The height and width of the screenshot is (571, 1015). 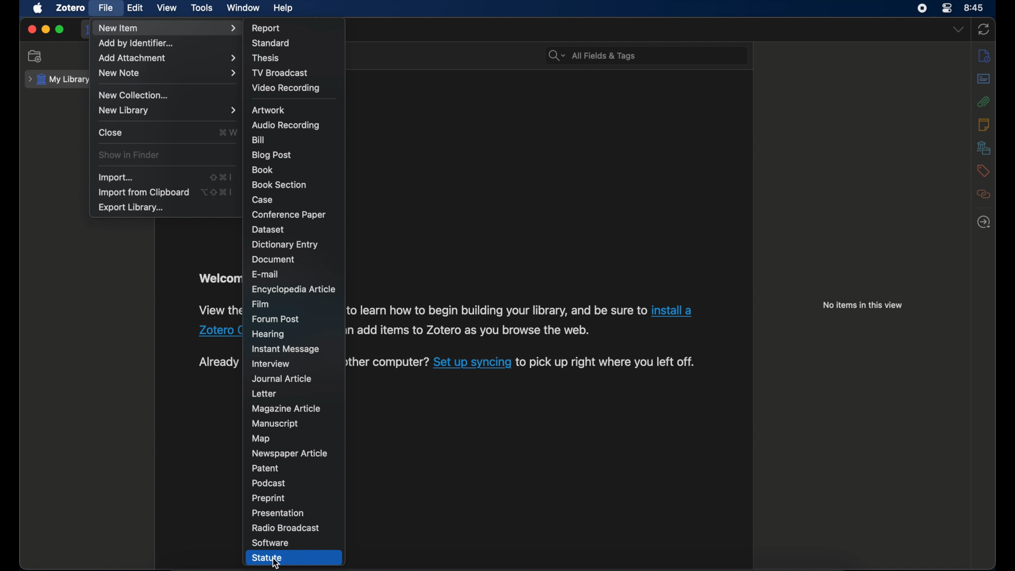 What do you see at coordinates (220, 176) in the screenshot?
I see `shortcut` at bounding box center [220, 176].